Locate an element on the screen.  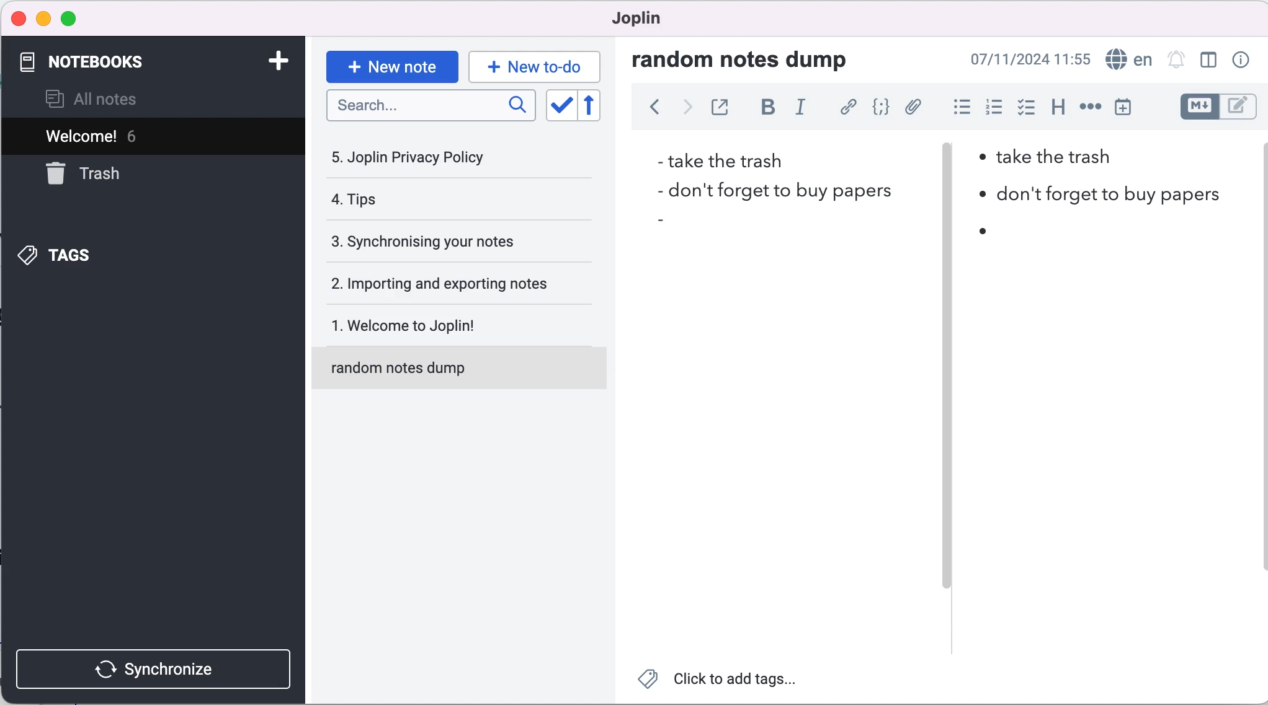
take the trash is located at coordinates (1063, 161).